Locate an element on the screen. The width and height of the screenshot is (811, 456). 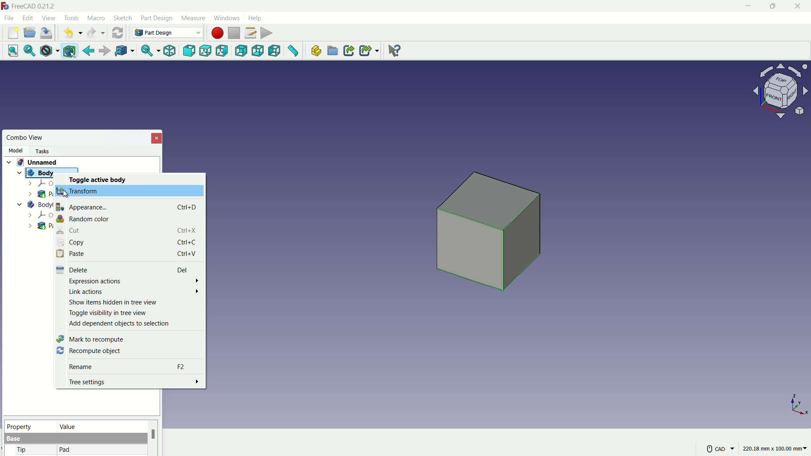
tip is located at coordinates (22, 451).